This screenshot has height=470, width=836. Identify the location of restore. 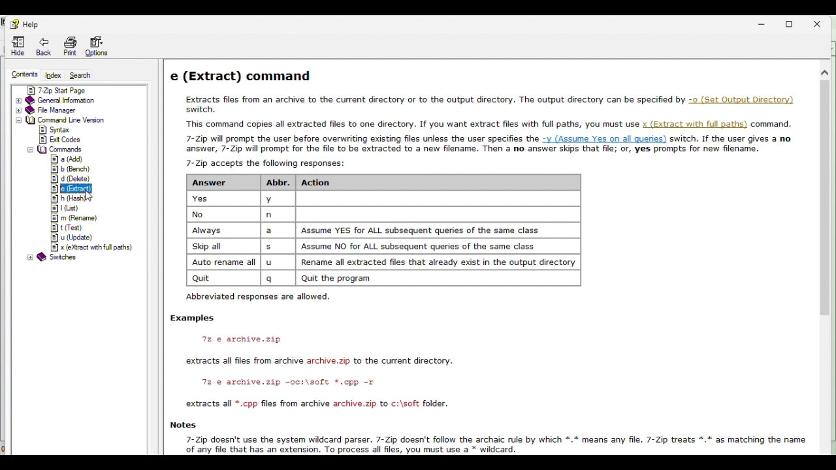
(794, 22).